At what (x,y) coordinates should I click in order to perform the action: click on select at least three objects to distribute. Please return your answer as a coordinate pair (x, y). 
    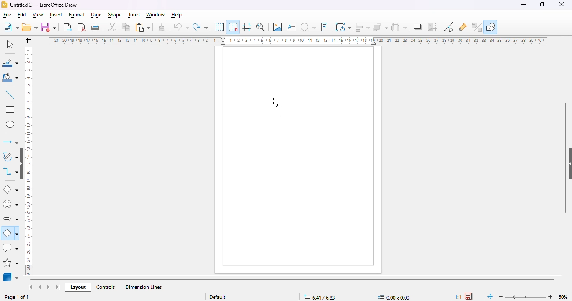
    Looking at the image, I should click on (399, 27).